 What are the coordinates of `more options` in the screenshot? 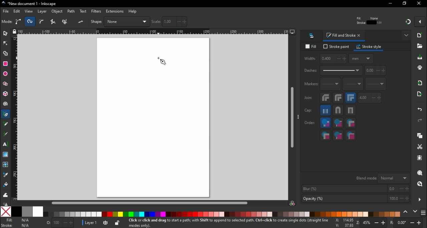 It's located at (420, 199).